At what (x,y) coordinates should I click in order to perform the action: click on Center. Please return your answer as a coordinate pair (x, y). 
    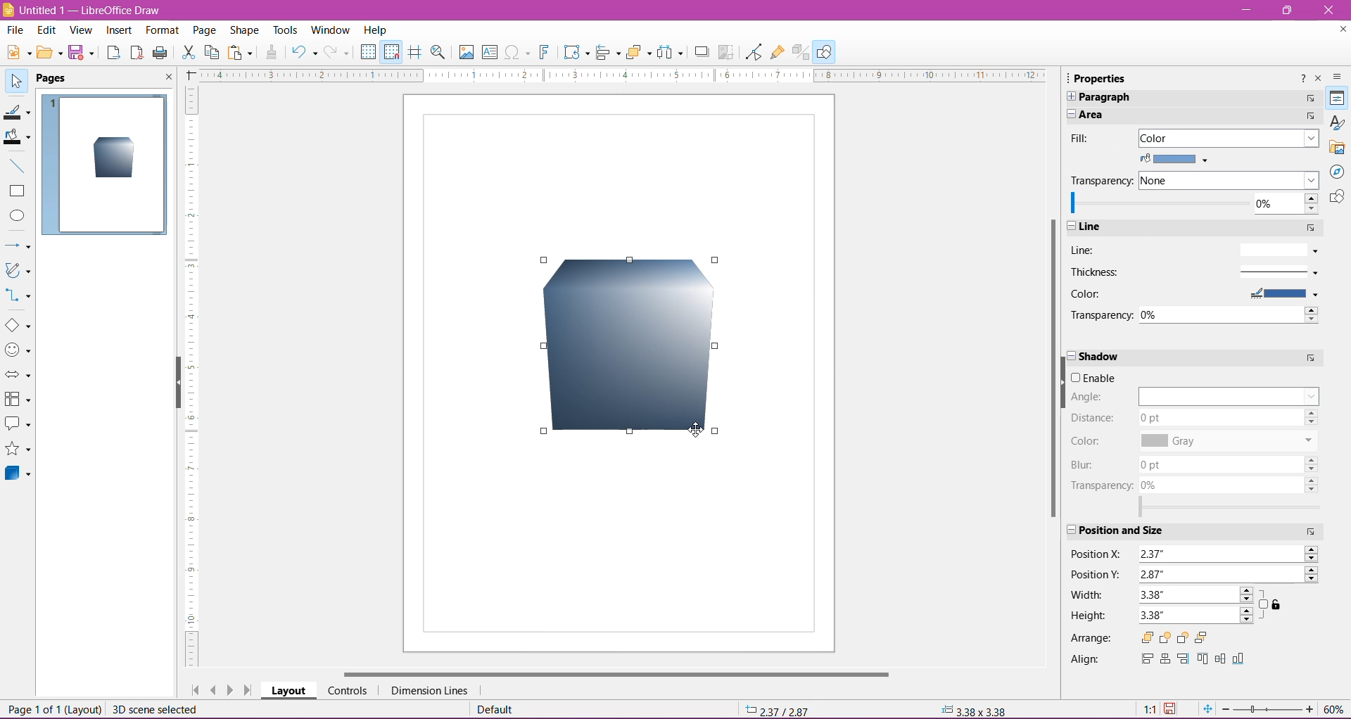
    Looking at the image, I should click on (1221, 659).